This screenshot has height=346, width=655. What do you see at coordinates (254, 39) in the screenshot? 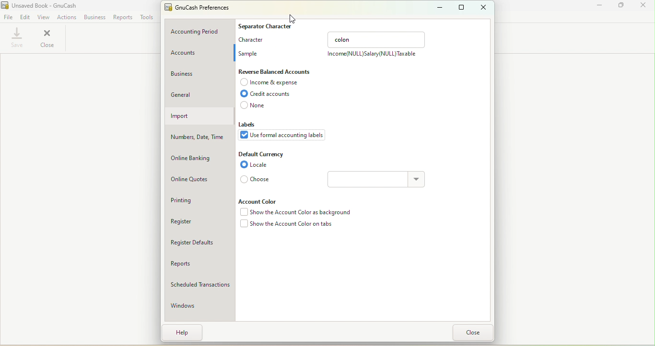
I see `Character` at bounding box center [254, 39].